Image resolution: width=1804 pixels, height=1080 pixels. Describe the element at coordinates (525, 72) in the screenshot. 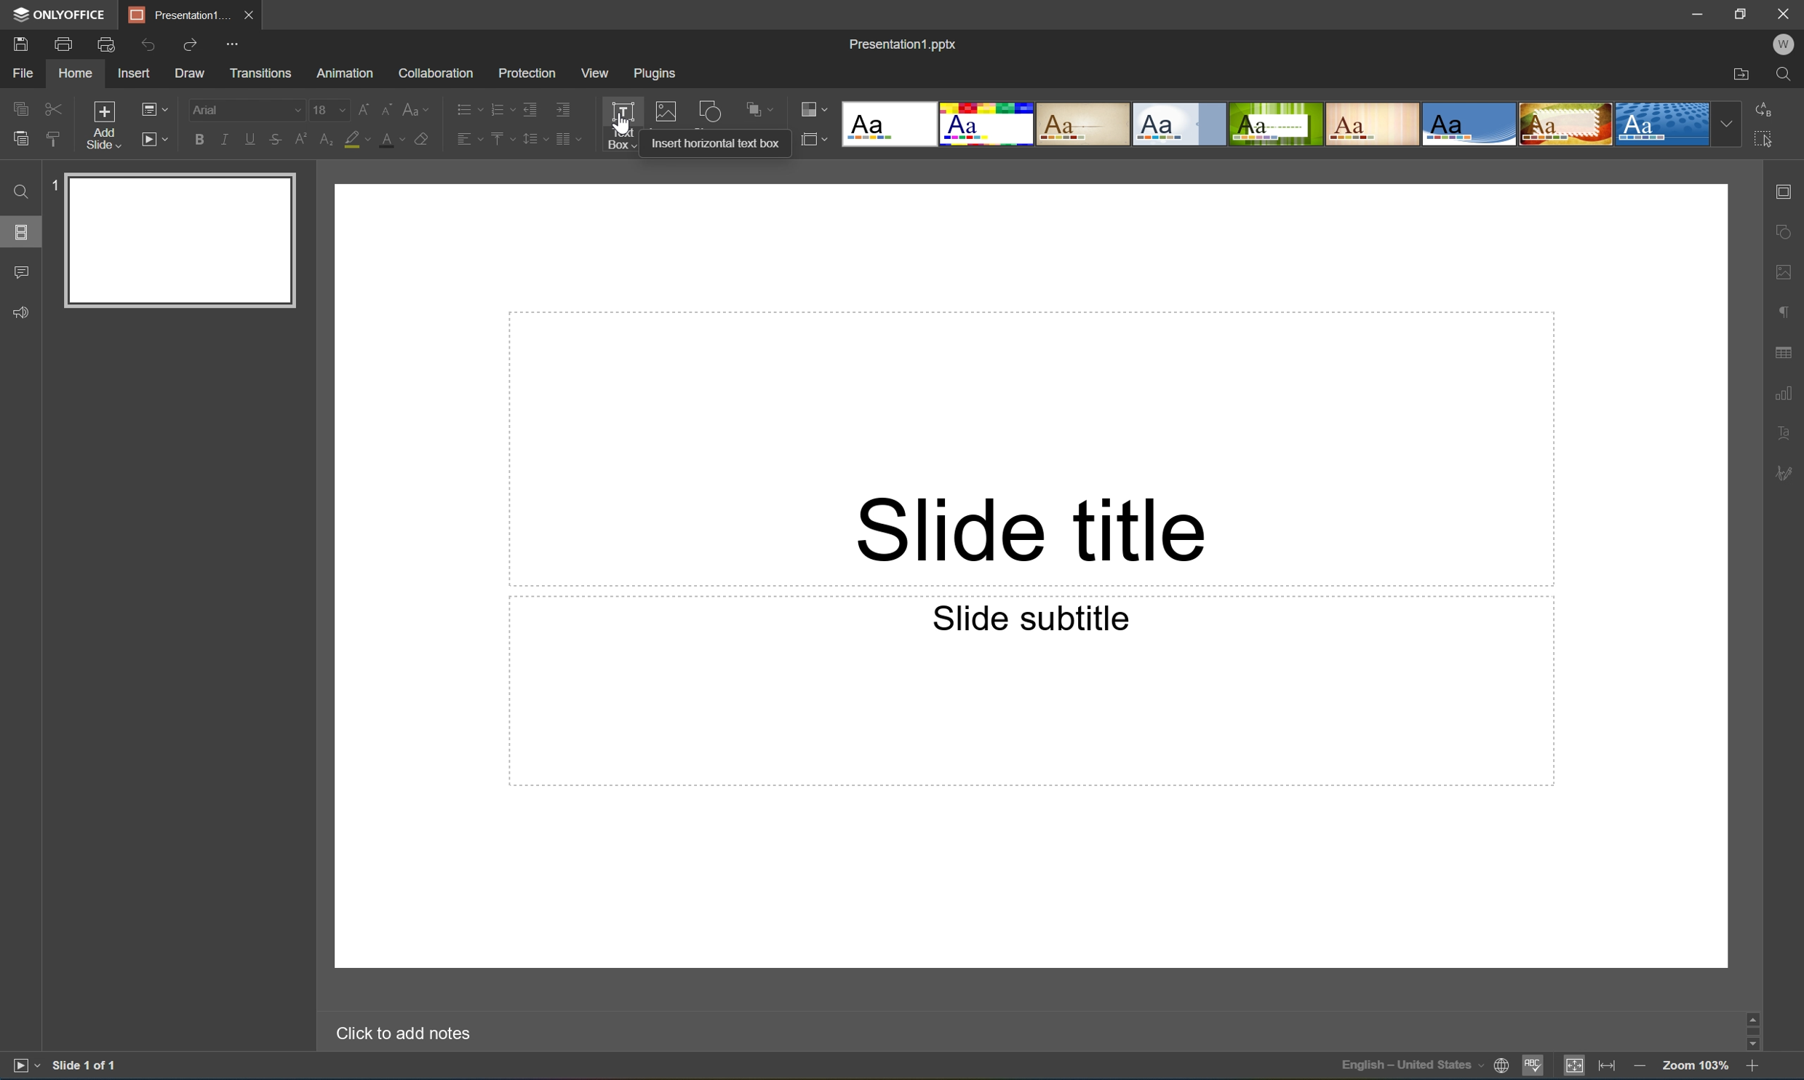

I see `Protection` at that location.